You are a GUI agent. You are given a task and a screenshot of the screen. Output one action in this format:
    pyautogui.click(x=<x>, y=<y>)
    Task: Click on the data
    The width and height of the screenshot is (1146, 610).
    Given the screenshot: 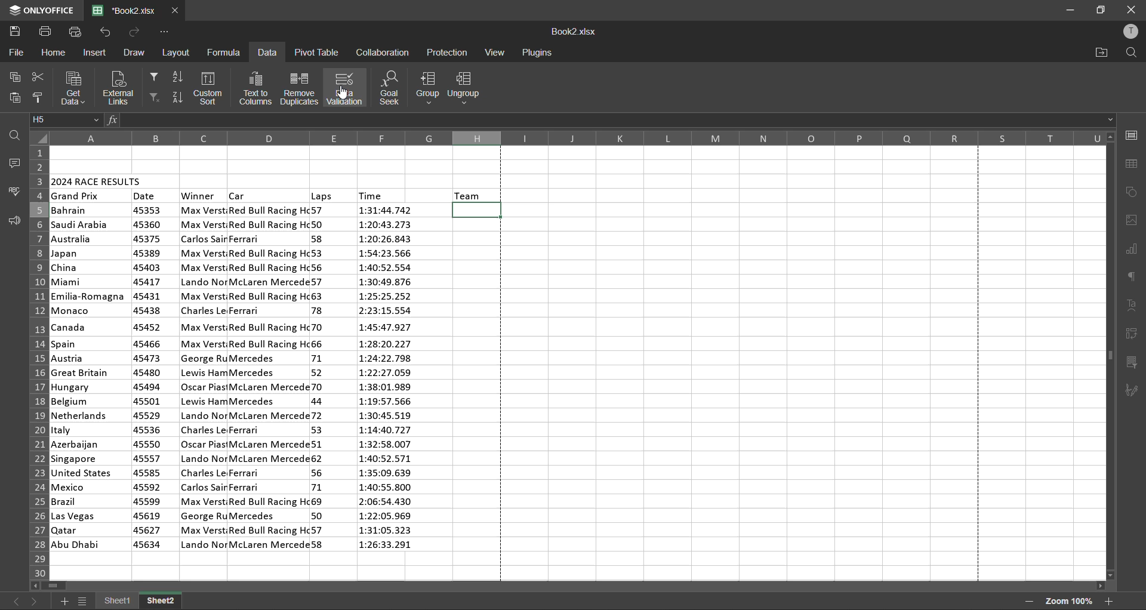 What is the action you would take?
    pyautogui.click(x=267, y=54)
    